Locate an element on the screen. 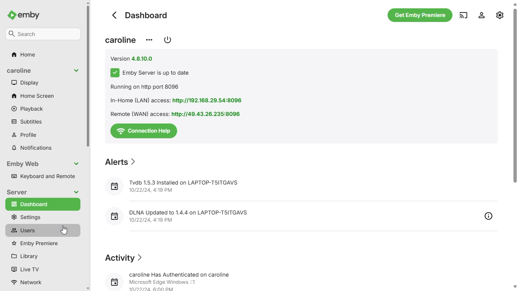 This screenshot has width=518, height=291. restart / shutdown emby server is located at coordinates (168, 40).